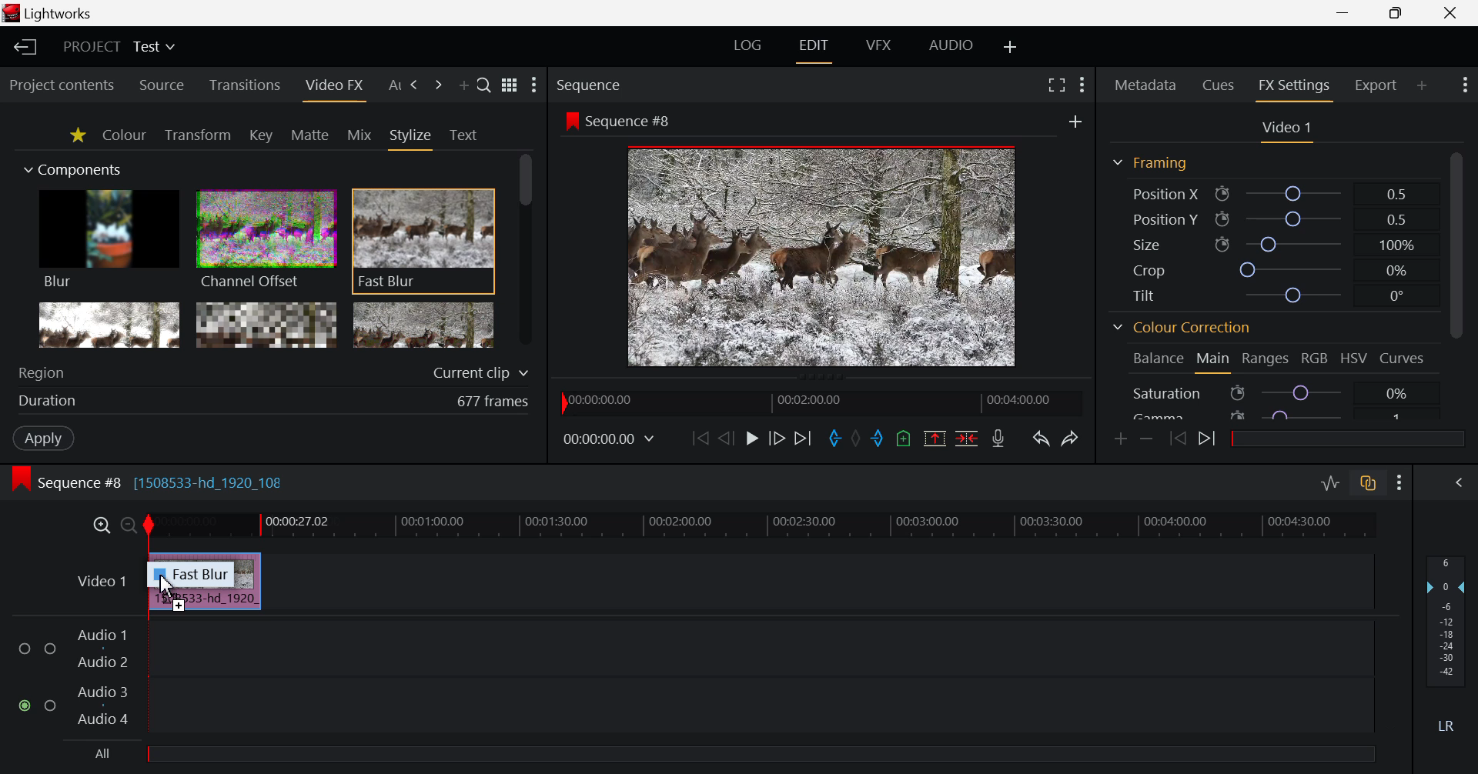  What do you see at coordinates (761, 524) in the screenshot?
I see `Project Timeline` at bounding box center [761, 524].